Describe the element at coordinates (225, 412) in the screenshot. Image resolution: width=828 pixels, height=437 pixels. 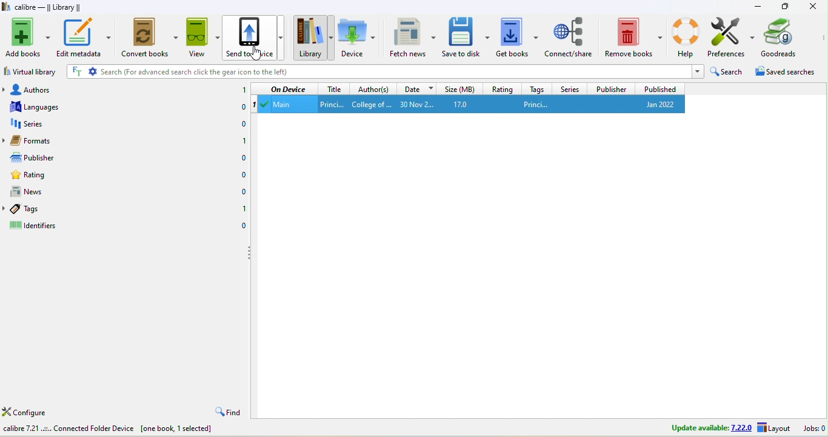
I see `find` at that location.